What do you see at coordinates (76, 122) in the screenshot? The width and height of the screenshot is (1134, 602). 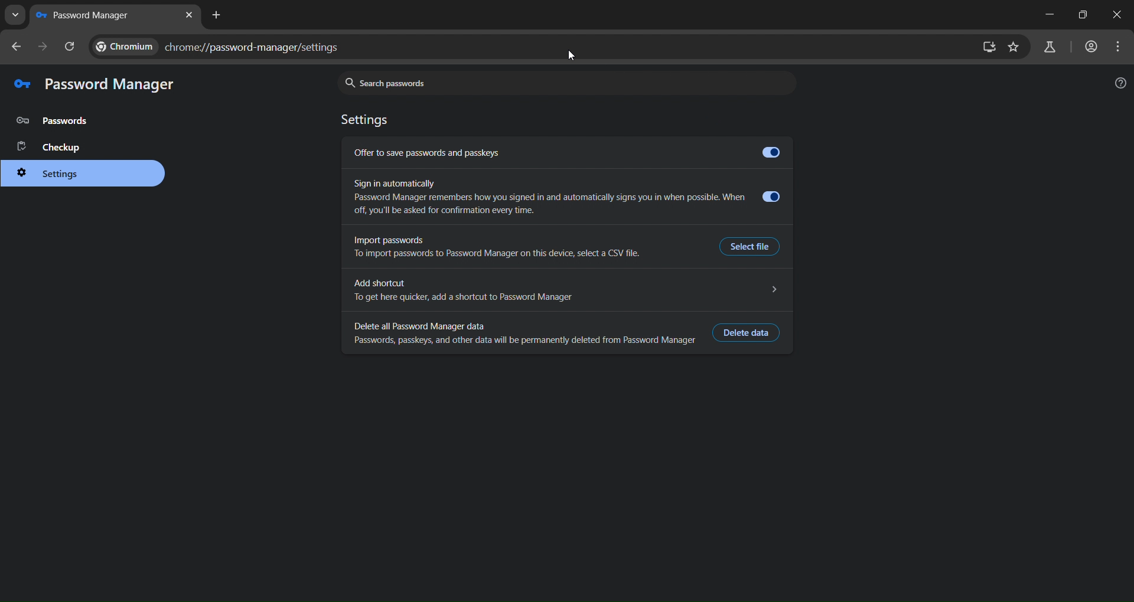 I see `password` at bounding box center [76, 122].